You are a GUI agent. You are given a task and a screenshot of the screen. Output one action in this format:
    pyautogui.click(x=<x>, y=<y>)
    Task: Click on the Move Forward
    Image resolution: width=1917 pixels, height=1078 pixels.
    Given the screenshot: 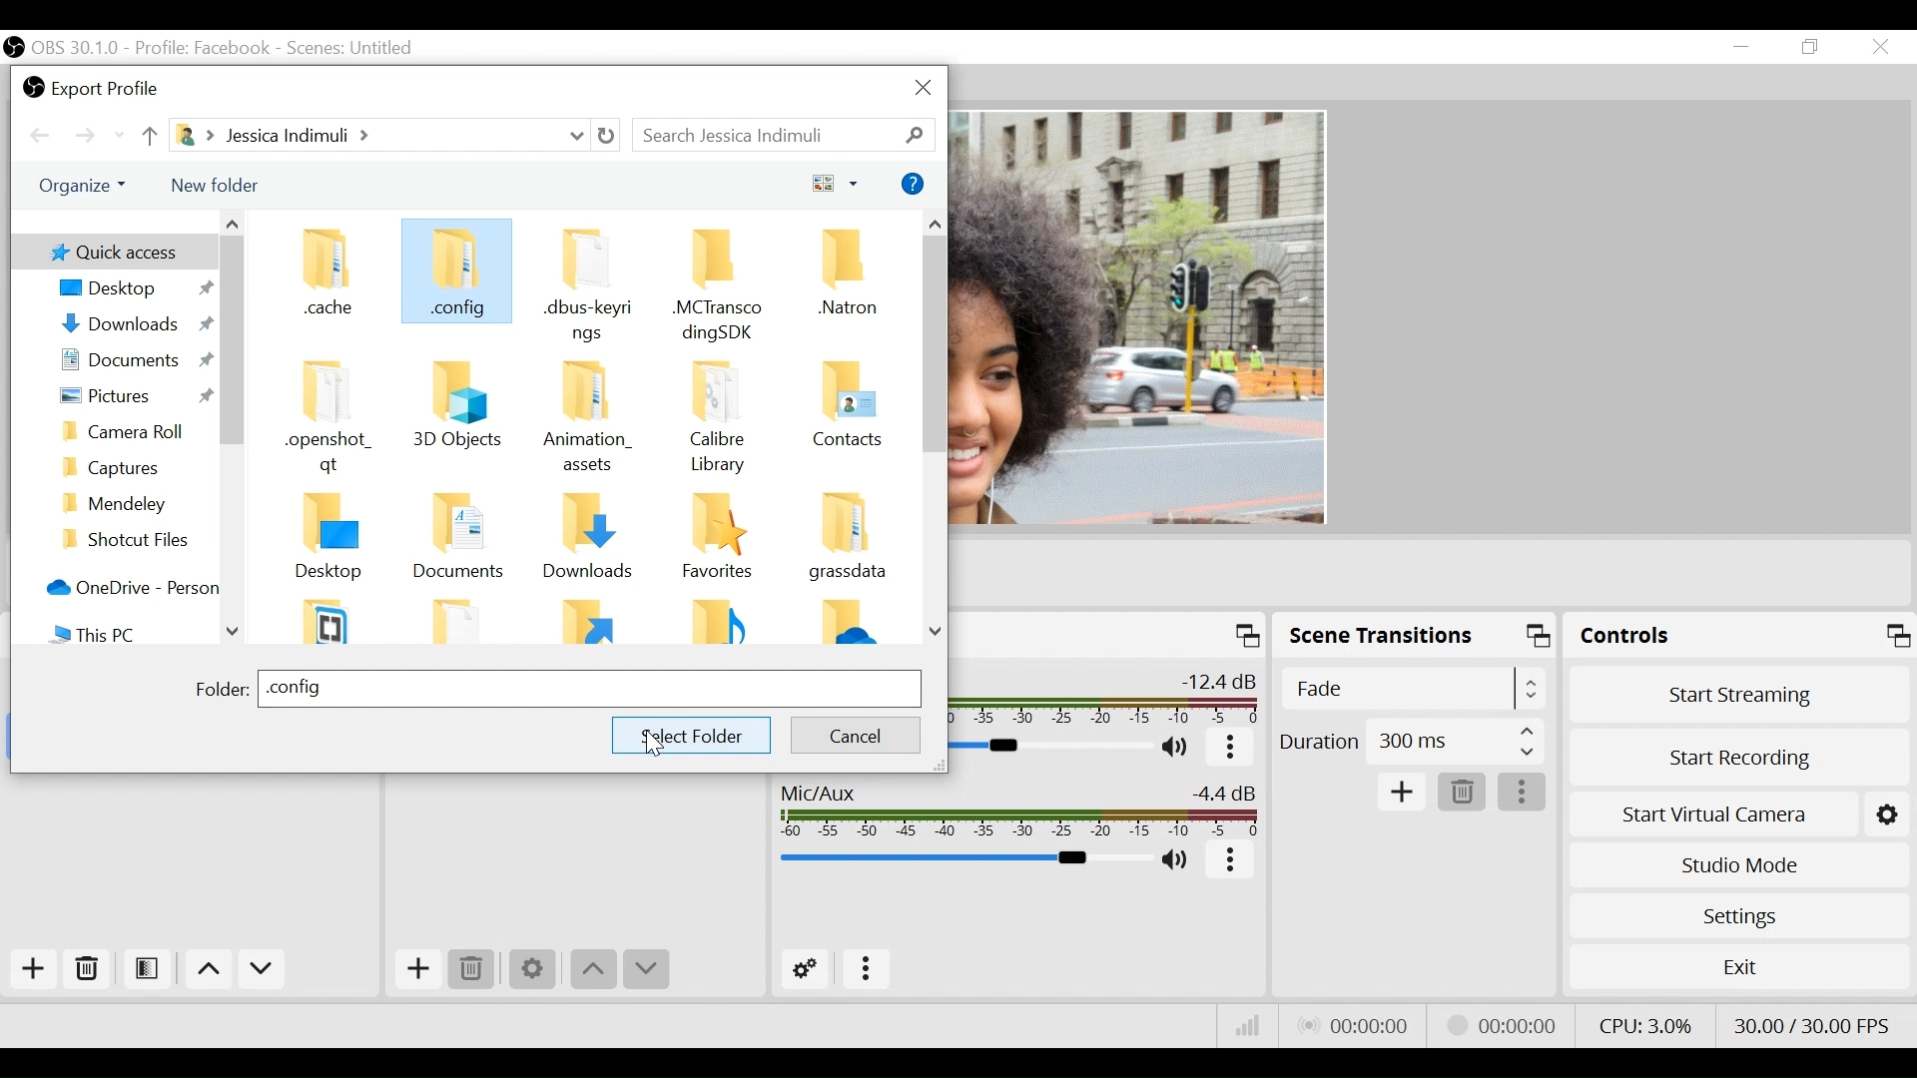 What is the action you would take?
    pyautogui.click(x=93, y=137)
    